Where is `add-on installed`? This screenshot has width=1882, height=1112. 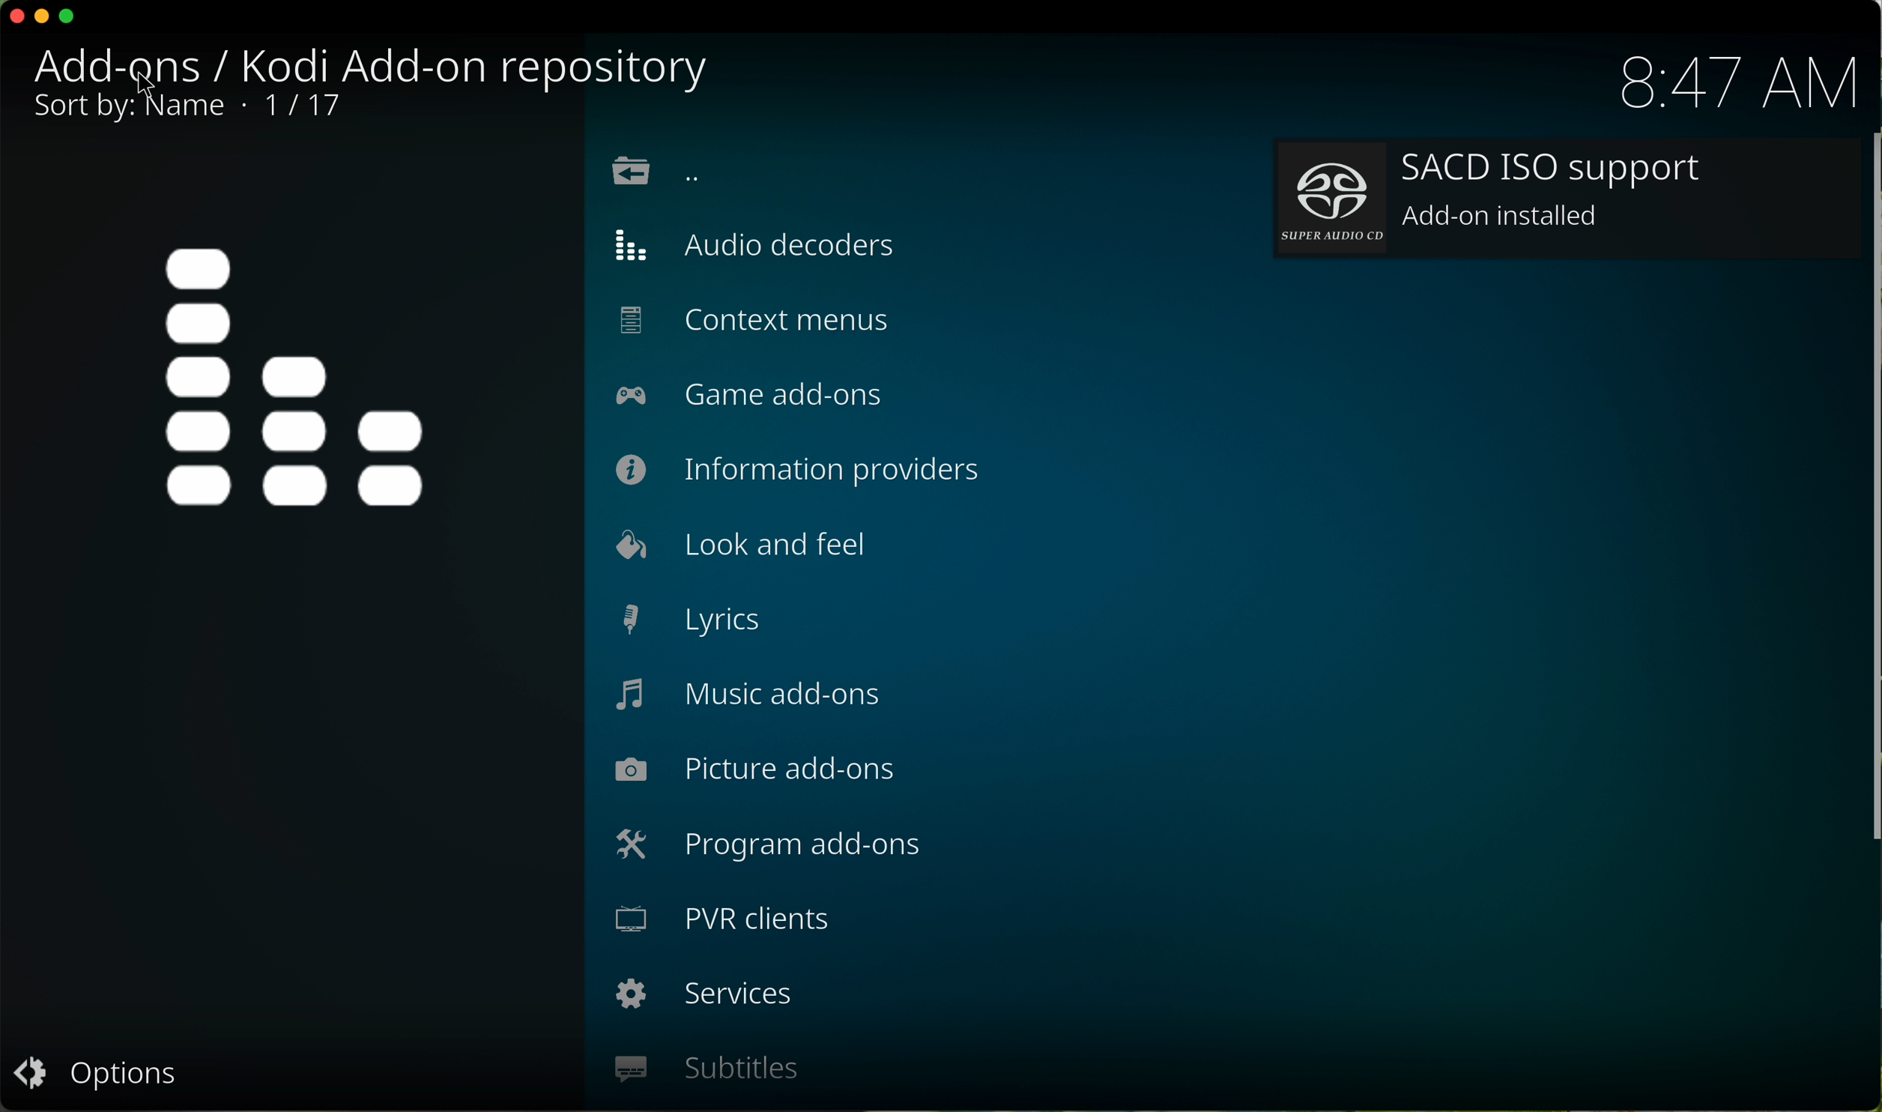
add-on installed is located at coordinates (1563, 199).